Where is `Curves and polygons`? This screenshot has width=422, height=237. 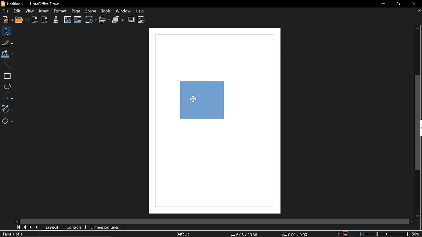
Curves and polygons is located at coordinates (9, 108).